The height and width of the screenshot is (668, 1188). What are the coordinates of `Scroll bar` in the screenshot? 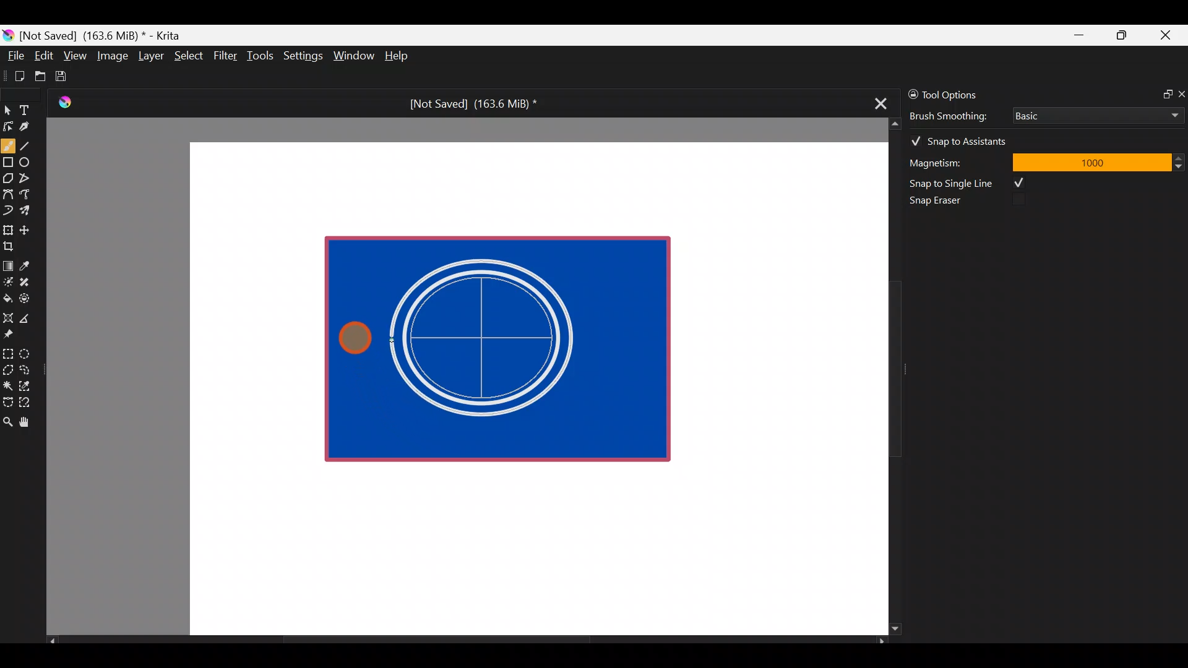 It's located at (467, 641).